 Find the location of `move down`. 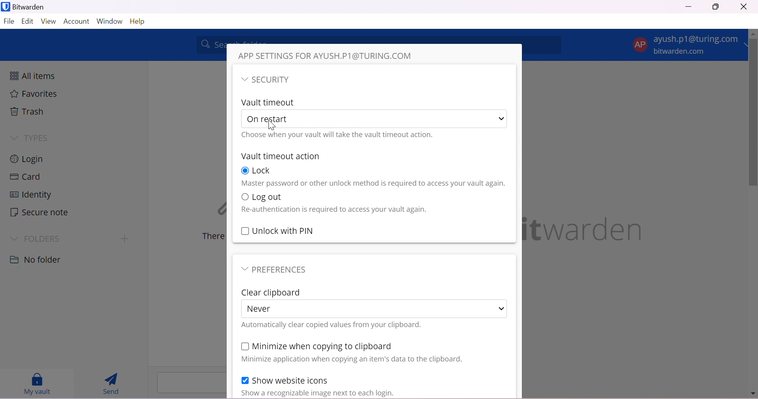

move down is located at coordinates (752, 394).